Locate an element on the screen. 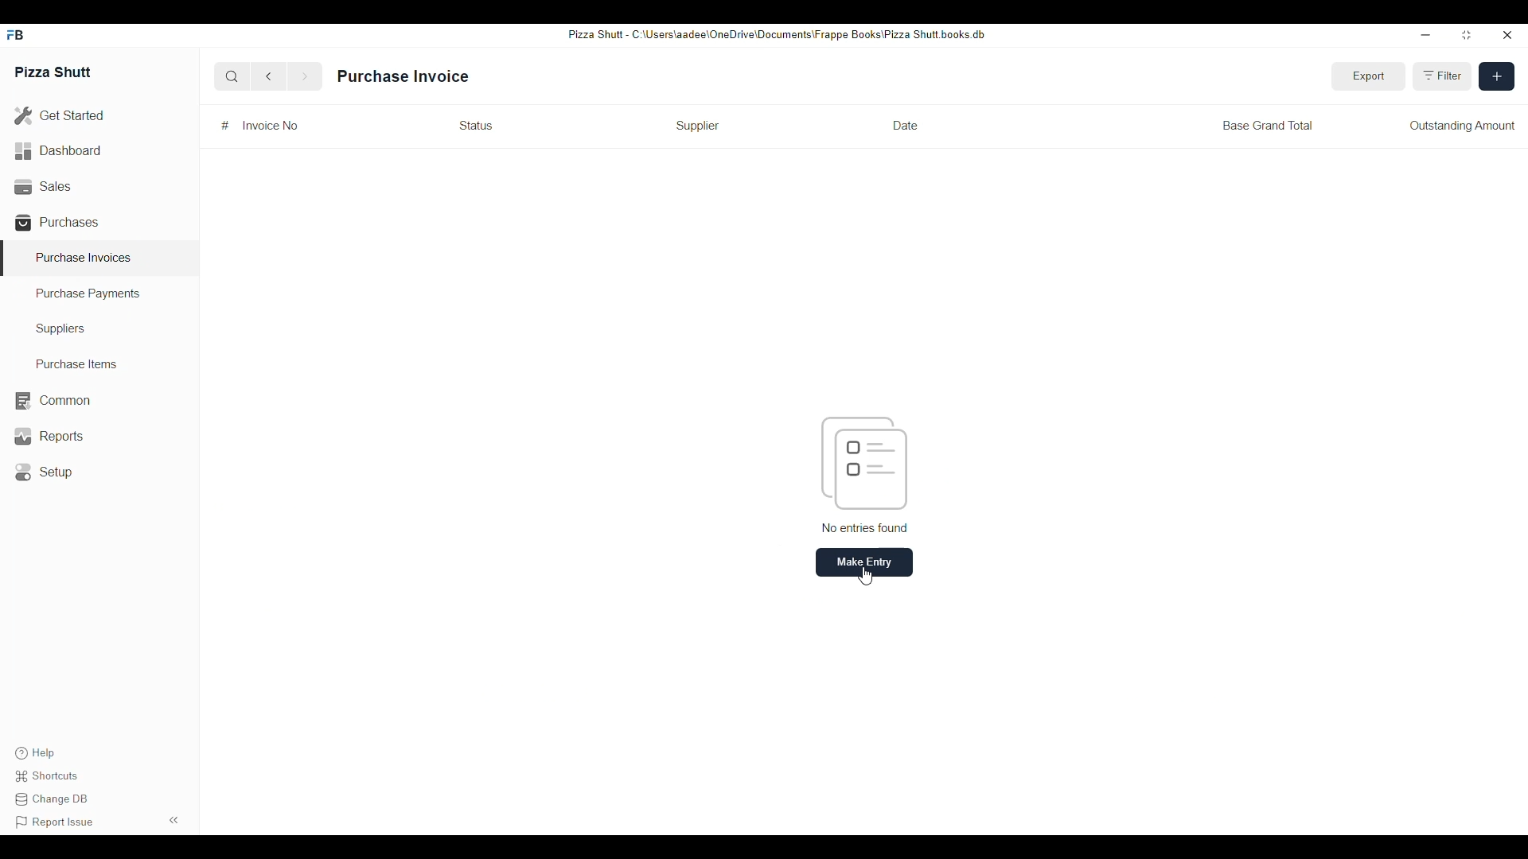 The width and height of the screenshot is (1528, 859). Outstanding Amount is located at coordinates (1461, 124).